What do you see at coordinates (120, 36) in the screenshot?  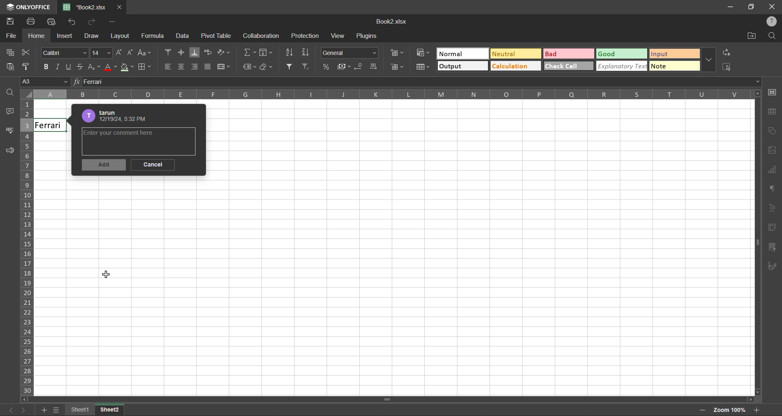 I see `layout` at bounding box center [120, 36].